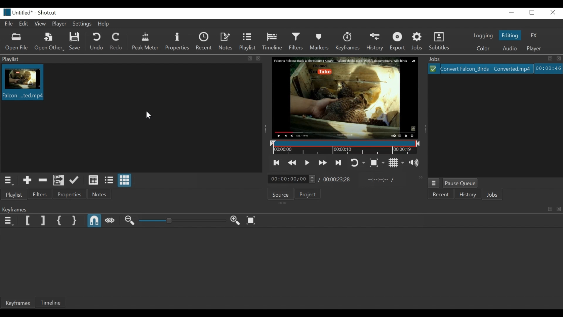 The width and height of the screenshot is (563, 317). I want to click on Notes, so click(100, 194).